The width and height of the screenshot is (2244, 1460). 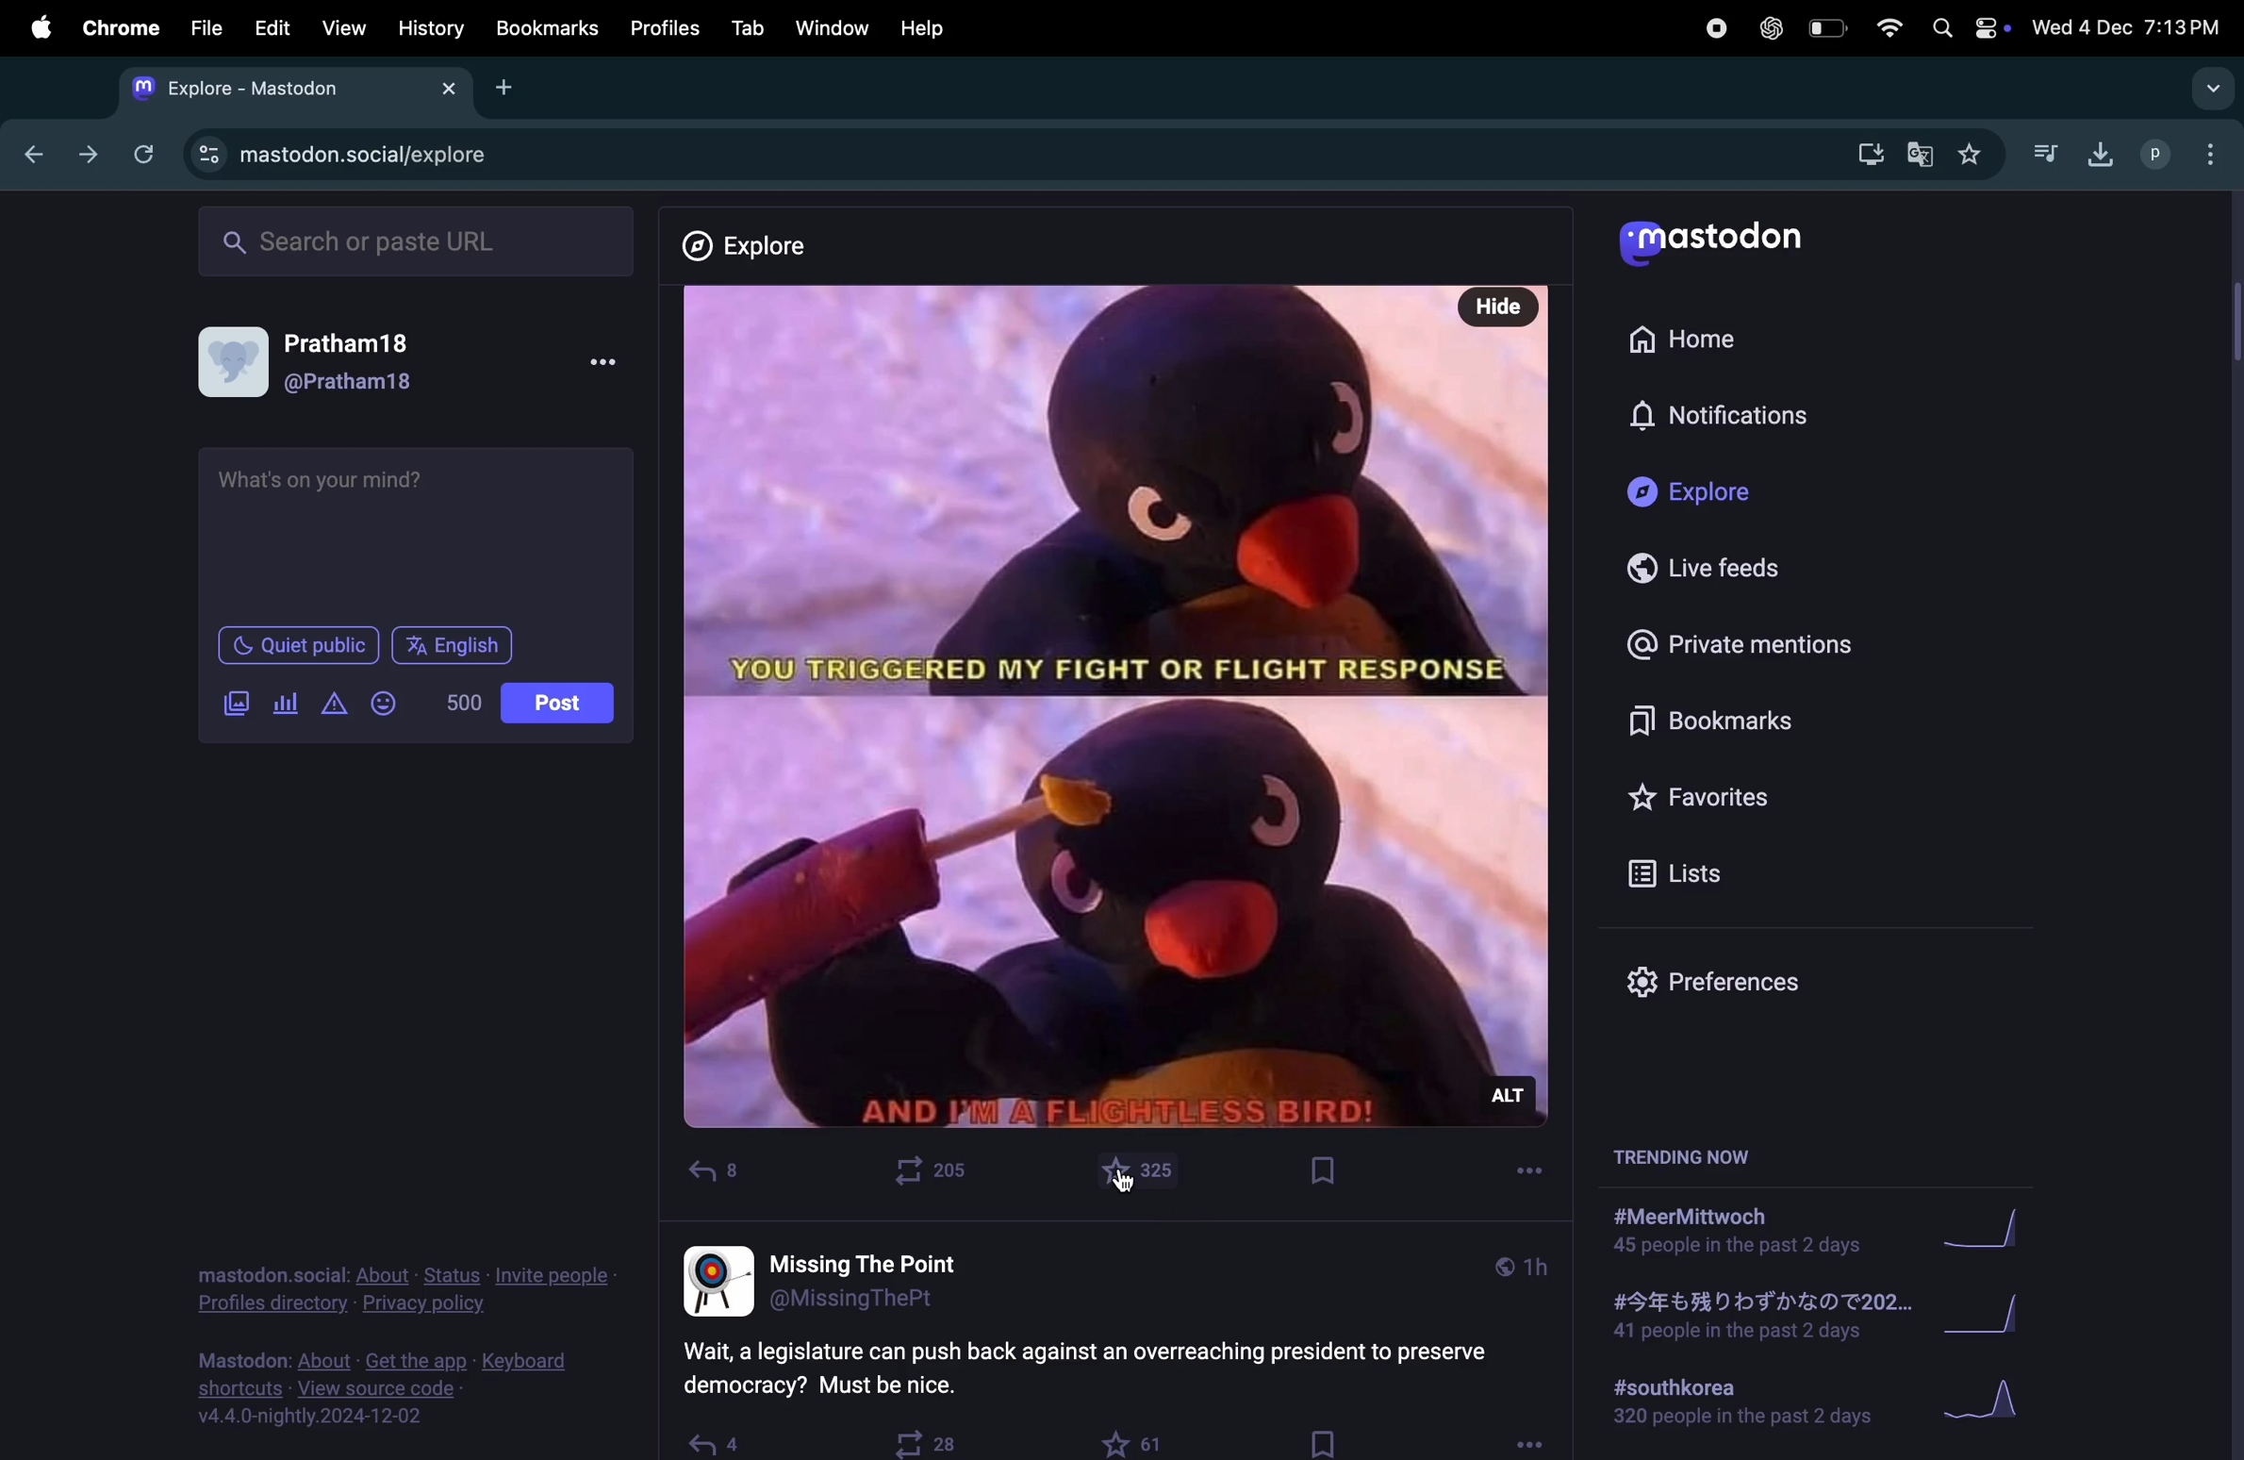 I want to click on more, so click(x=1526, y=1167).